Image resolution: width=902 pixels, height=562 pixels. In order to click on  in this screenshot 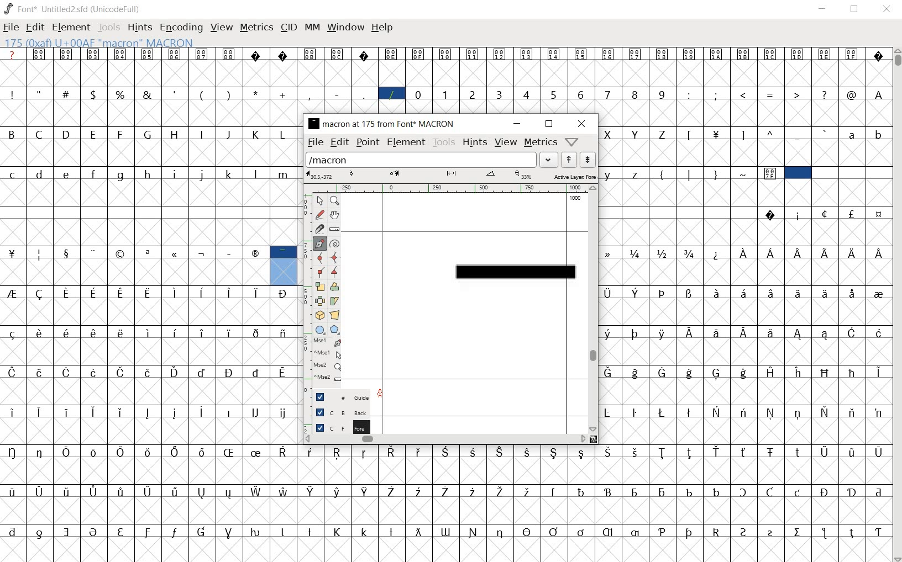, I will do `click(824, 452)`.